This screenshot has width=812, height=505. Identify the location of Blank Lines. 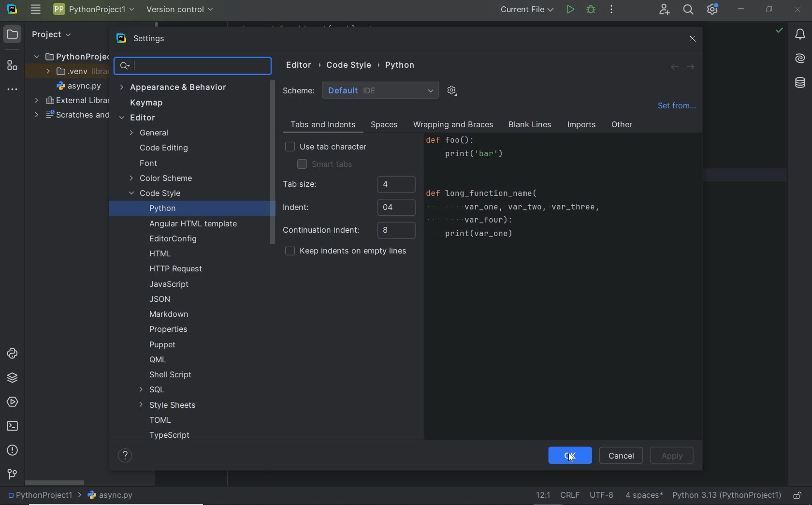
(530, 126).